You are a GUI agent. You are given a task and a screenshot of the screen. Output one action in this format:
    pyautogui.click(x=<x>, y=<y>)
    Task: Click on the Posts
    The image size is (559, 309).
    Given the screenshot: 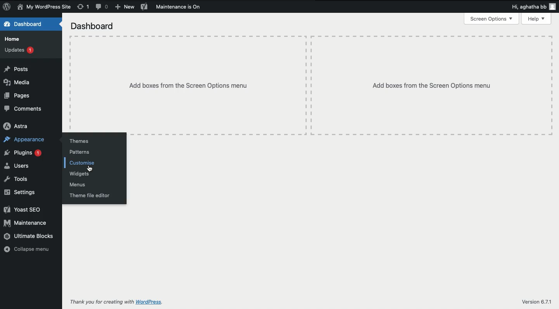 What is the action you would take?
    pyautogui.click(x=17, y=69)
    